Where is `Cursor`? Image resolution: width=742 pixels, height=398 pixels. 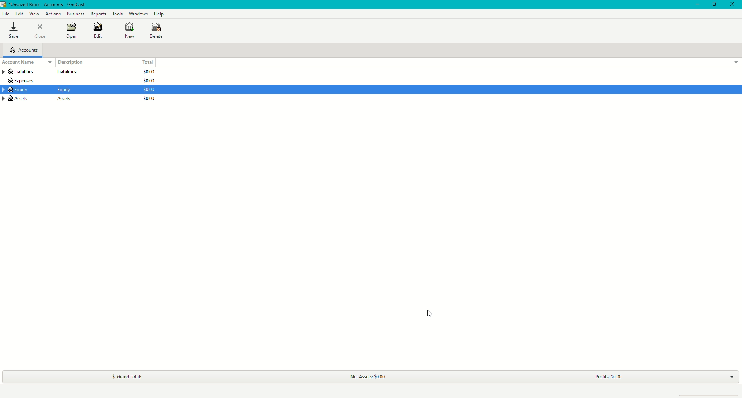 Cursor is located at coordinates (426, 312).